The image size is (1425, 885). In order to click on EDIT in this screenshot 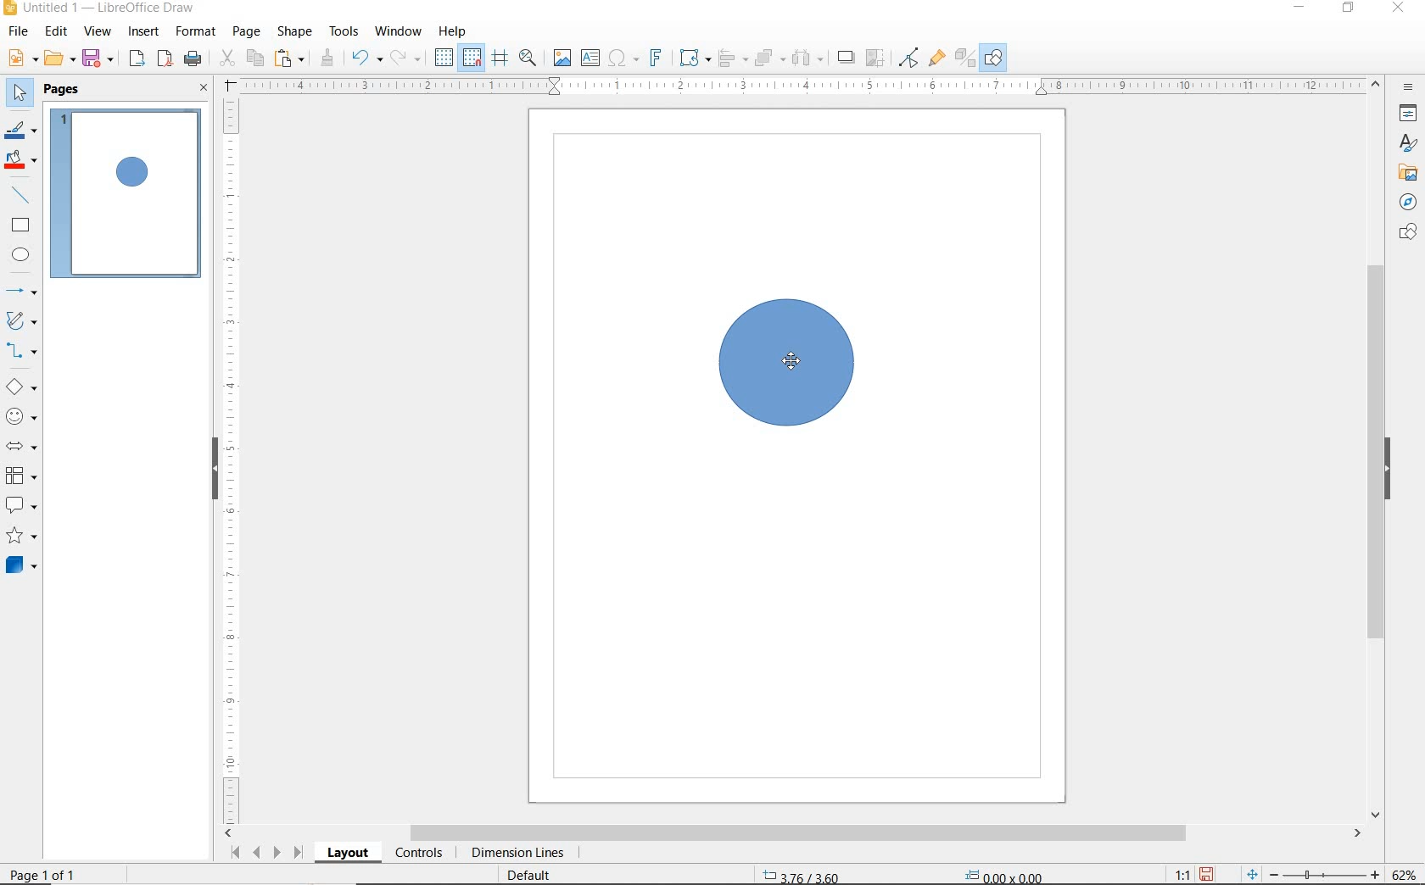, I will do `click(58, 31)`.